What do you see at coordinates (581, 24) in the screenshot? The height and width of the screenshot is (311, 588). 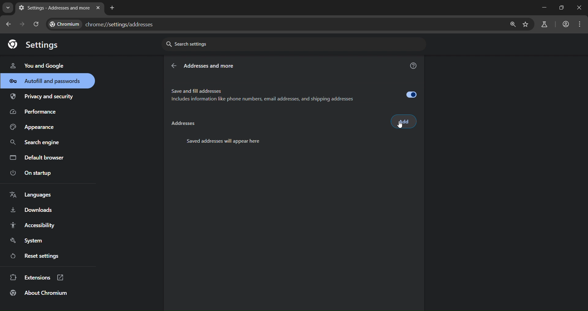 I see `menu` at bounding box center [581, 24].